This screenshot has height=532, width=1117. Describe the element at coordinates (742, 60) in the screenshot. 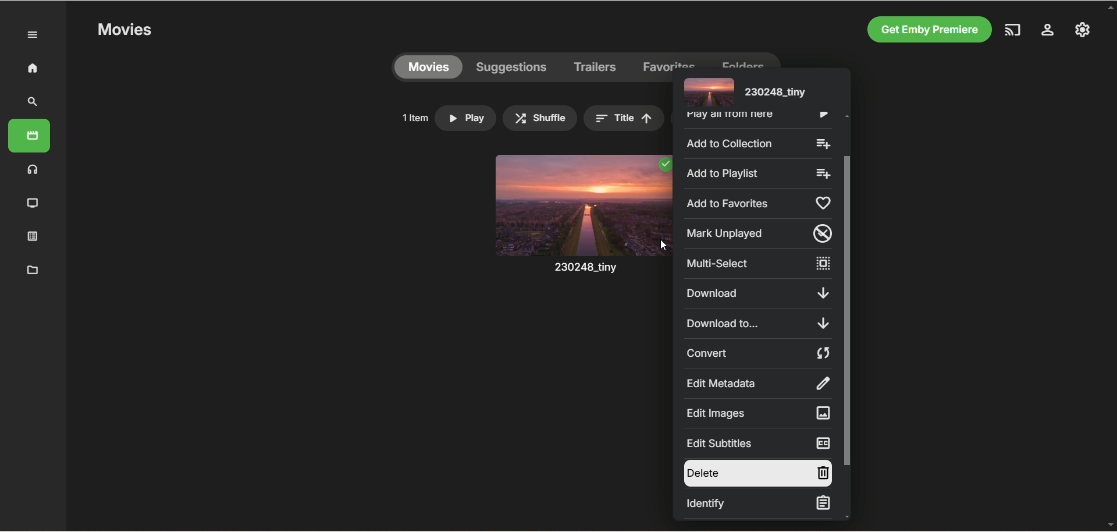

I see `folders` at that location.